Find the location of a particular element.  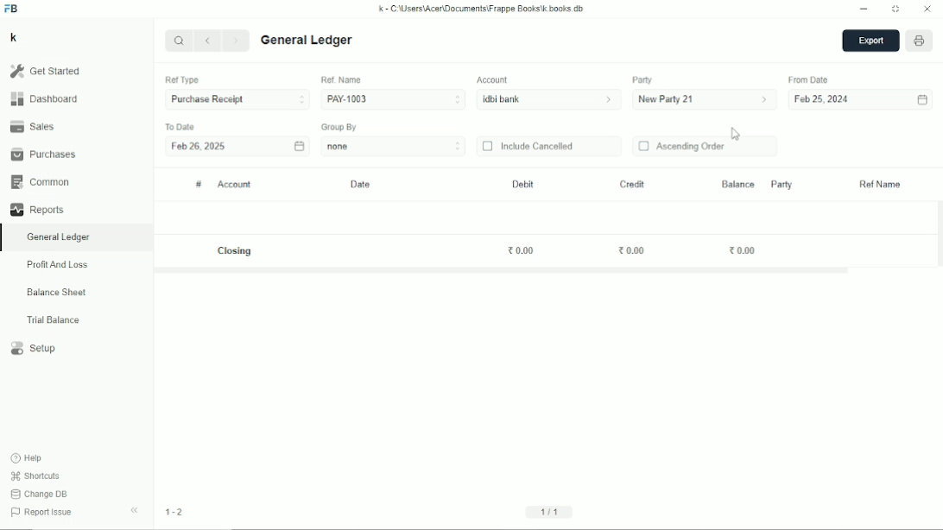

General ledger is located at coordinates (307, 41).